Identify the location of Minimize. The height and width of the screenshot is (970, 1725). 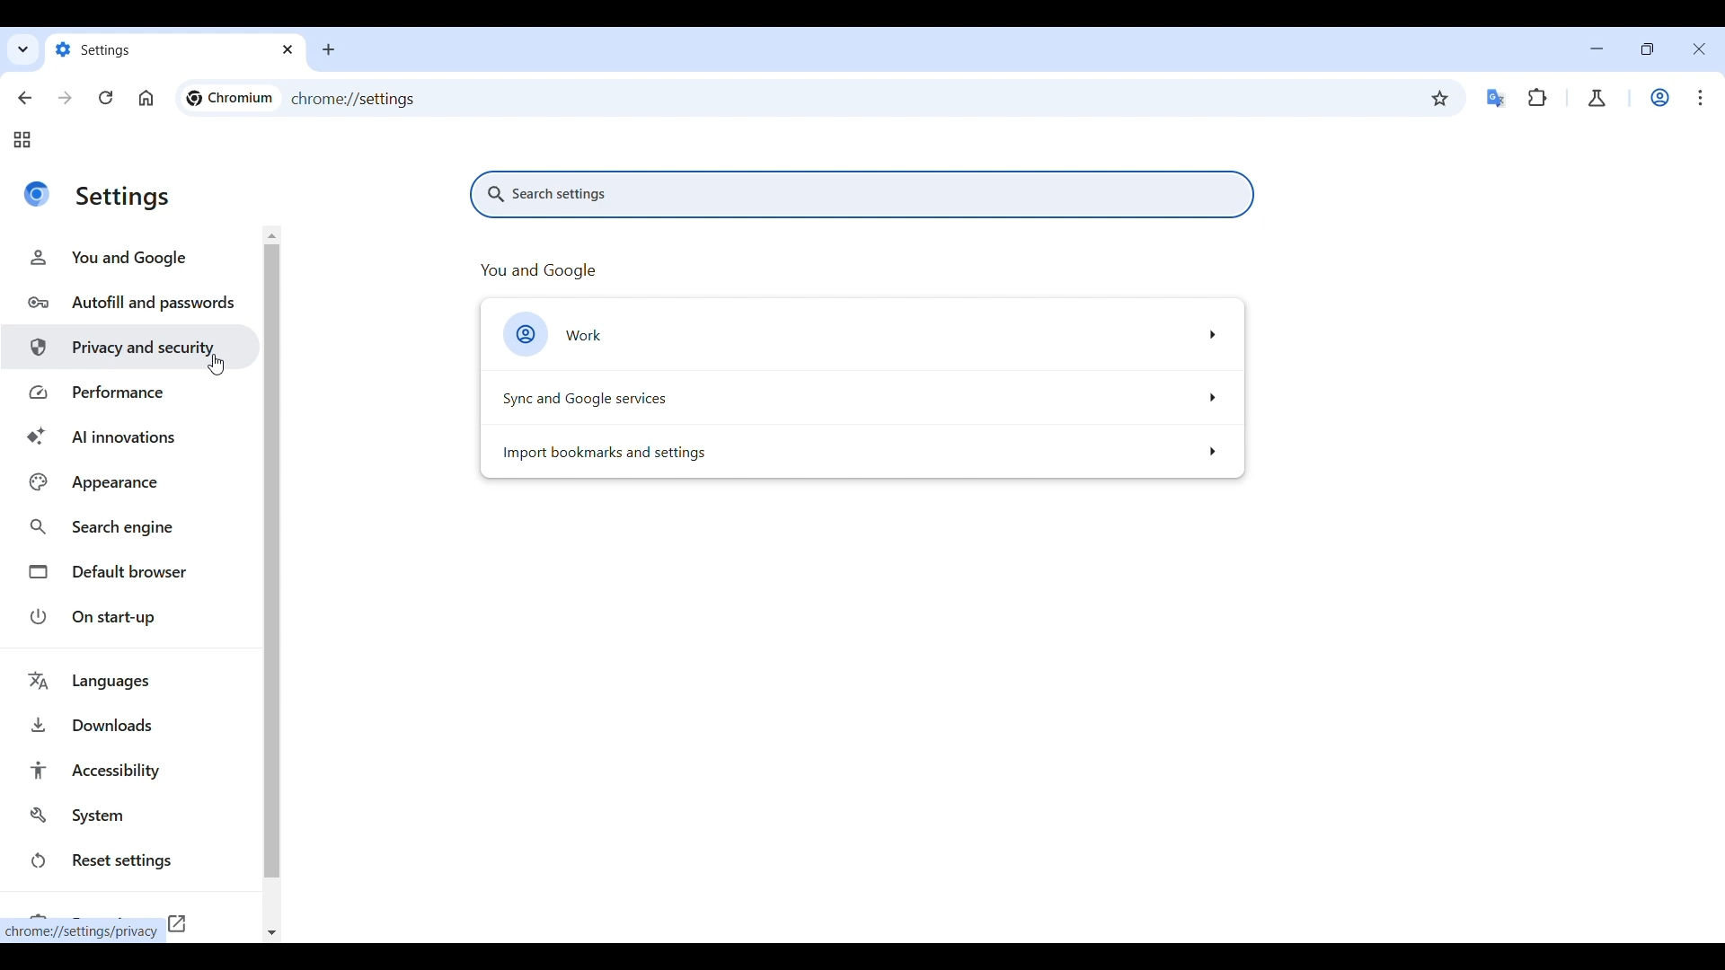
(1597, 48).